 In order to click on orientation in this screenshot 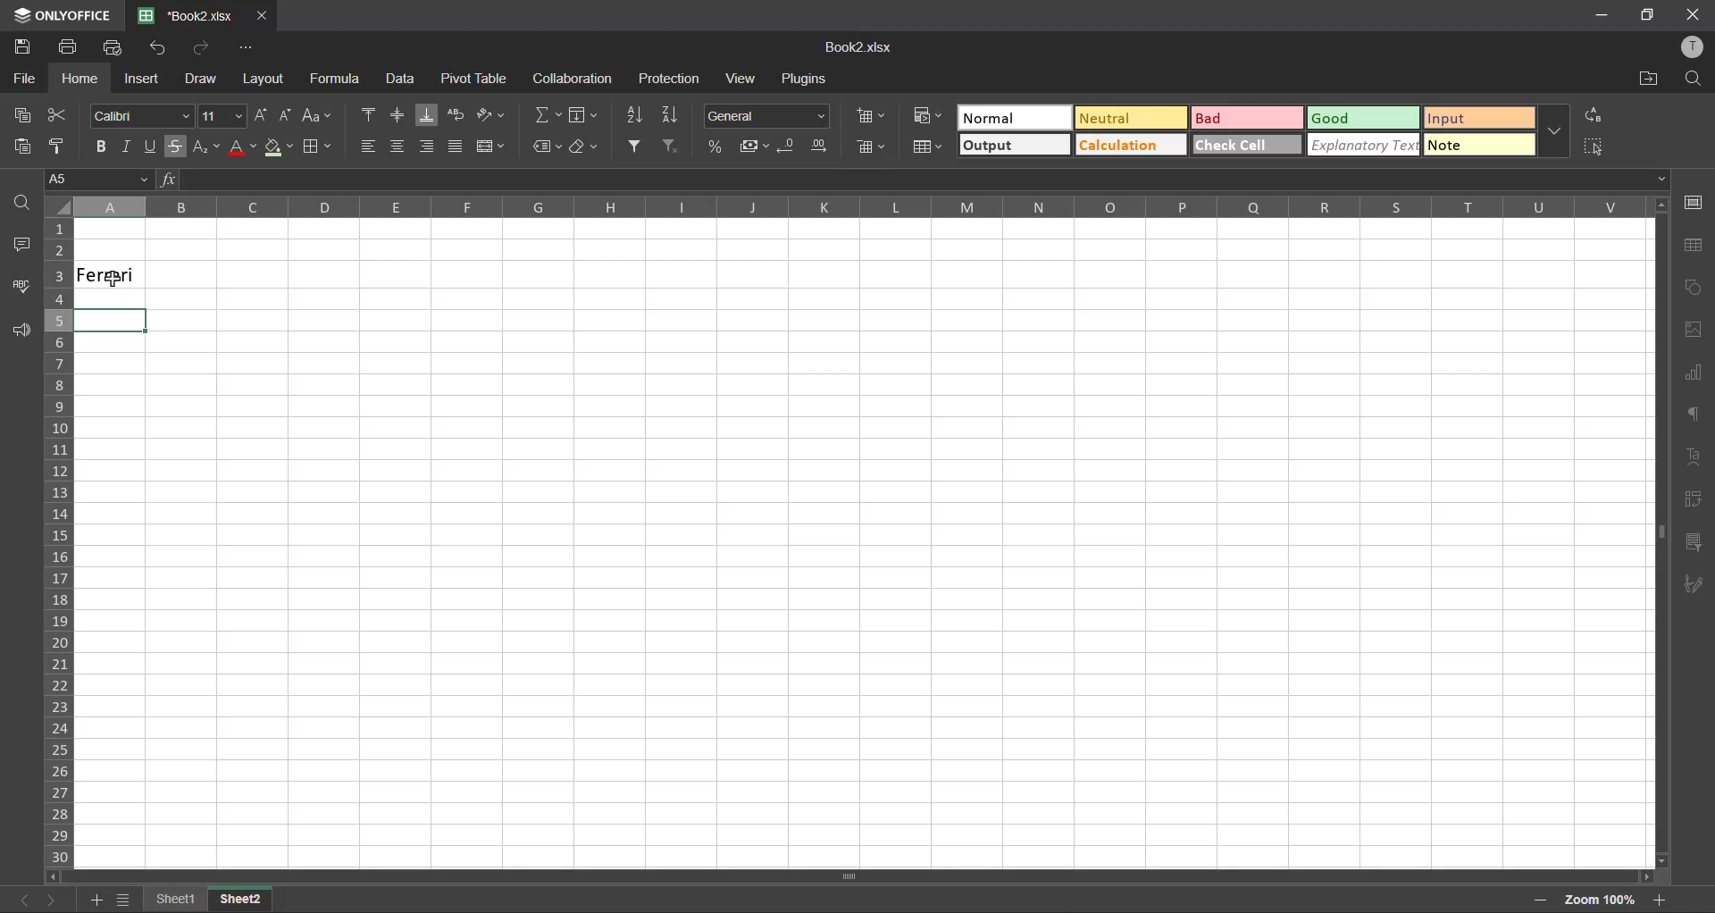, I will do `click(493, 115)`.